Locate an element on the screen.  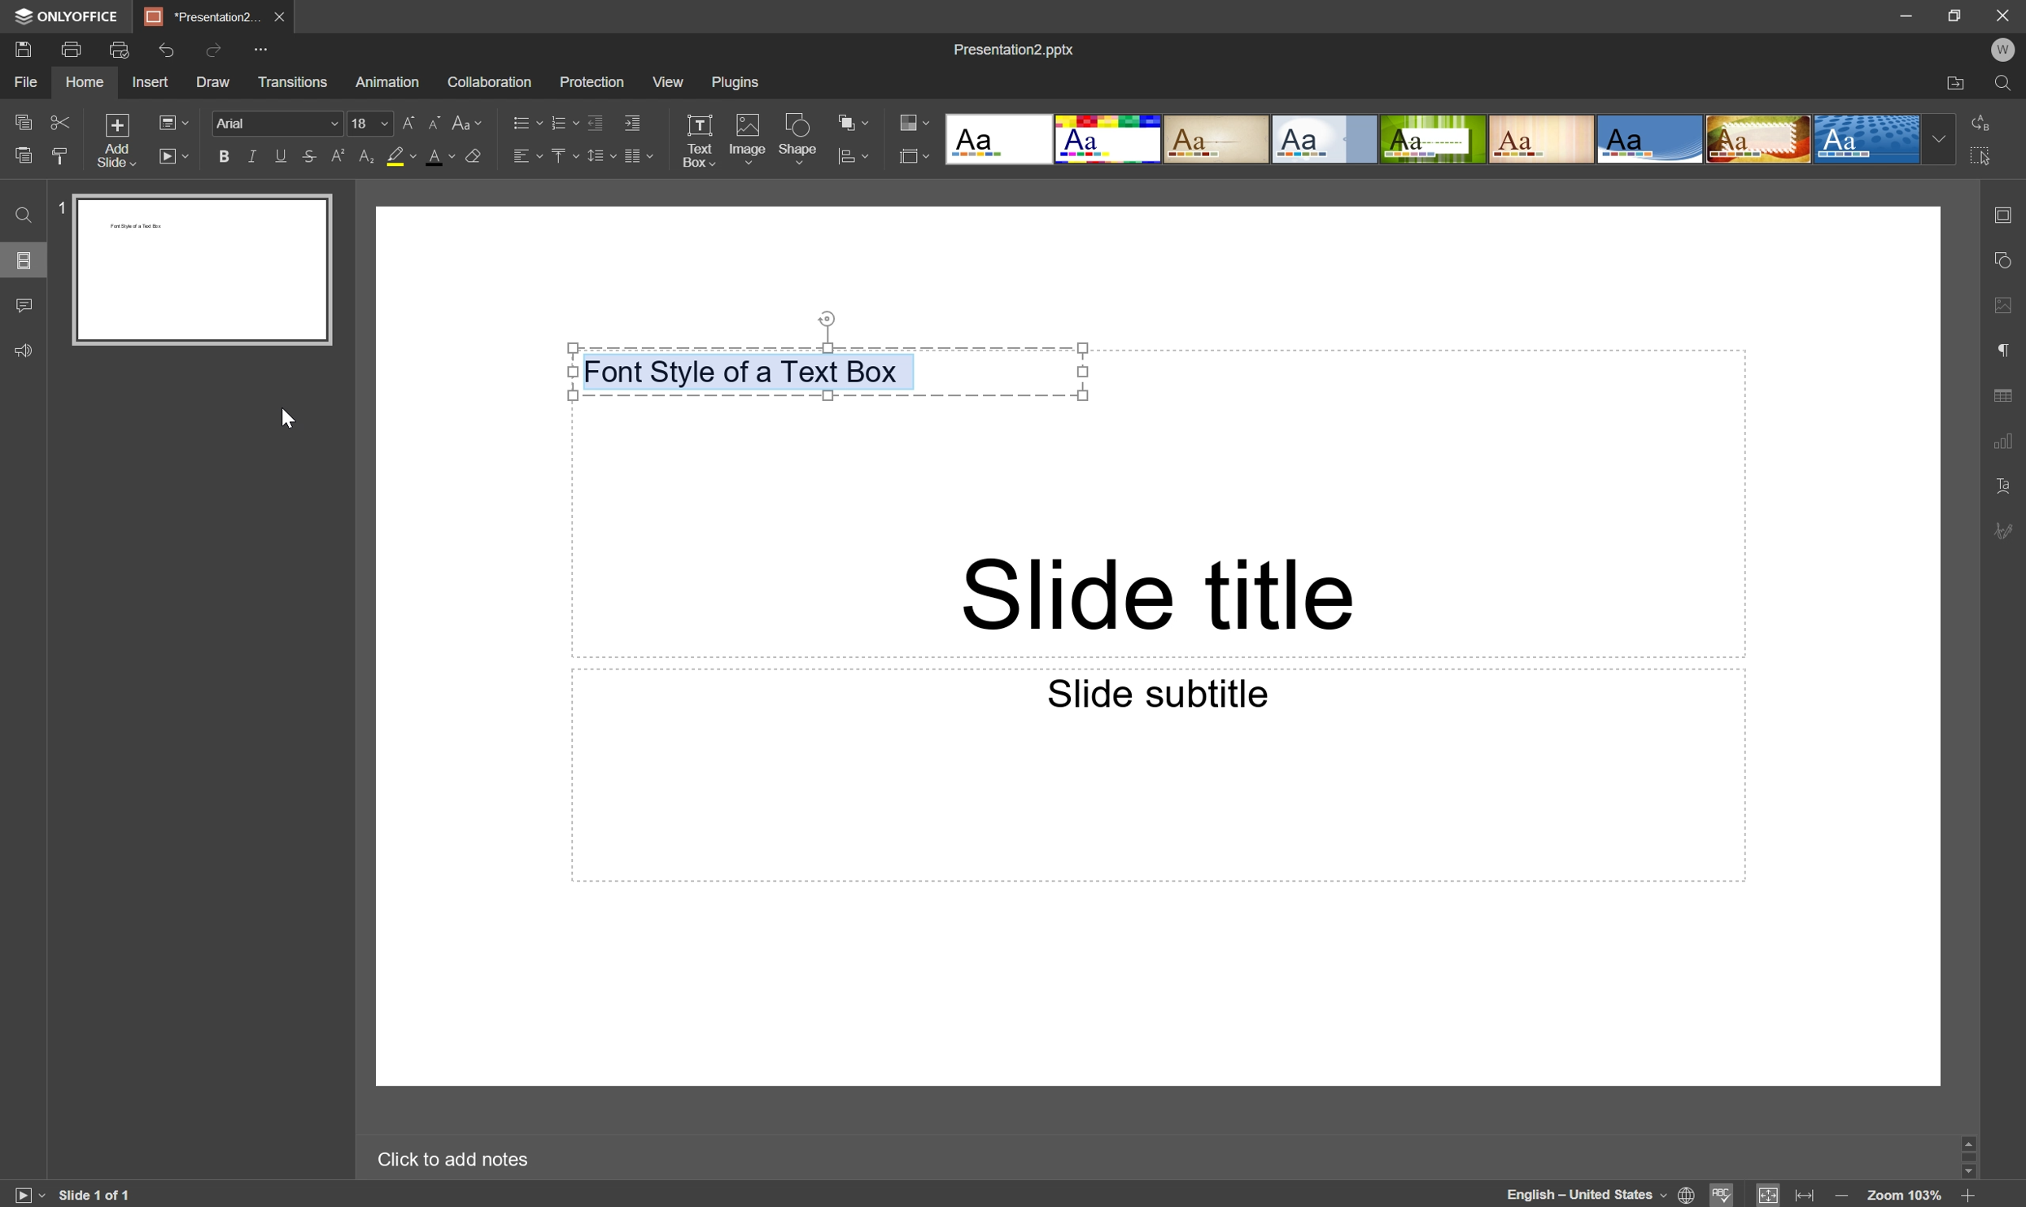
Transitions is located at coordinates (293, 82).